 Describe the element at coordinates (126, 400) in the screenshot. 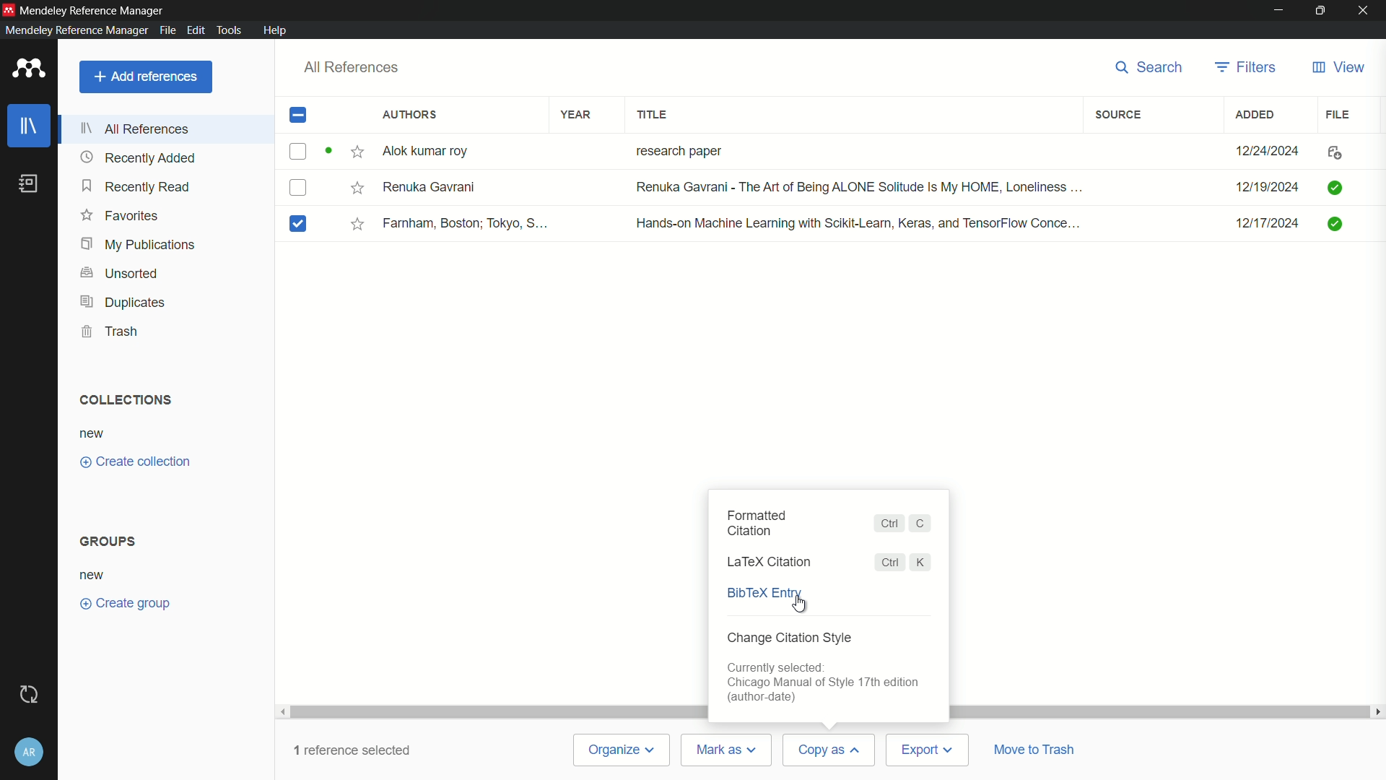

I see `collections` at that location.